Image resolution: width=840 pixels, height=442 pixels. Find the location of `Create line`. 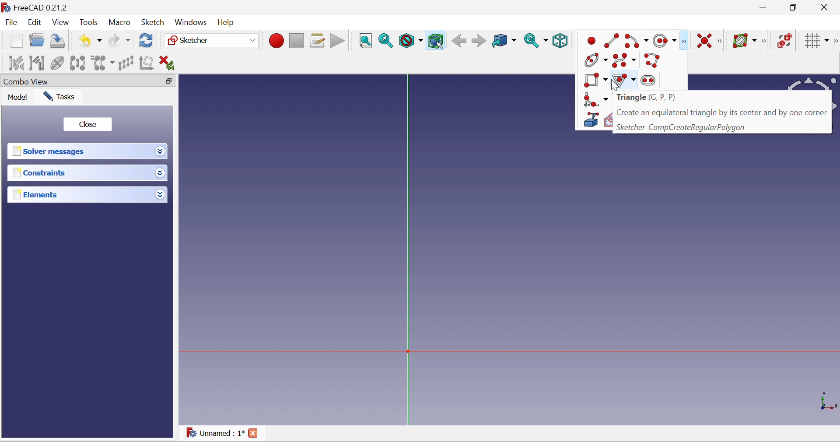

Create line is located at coordinates (612, 40).